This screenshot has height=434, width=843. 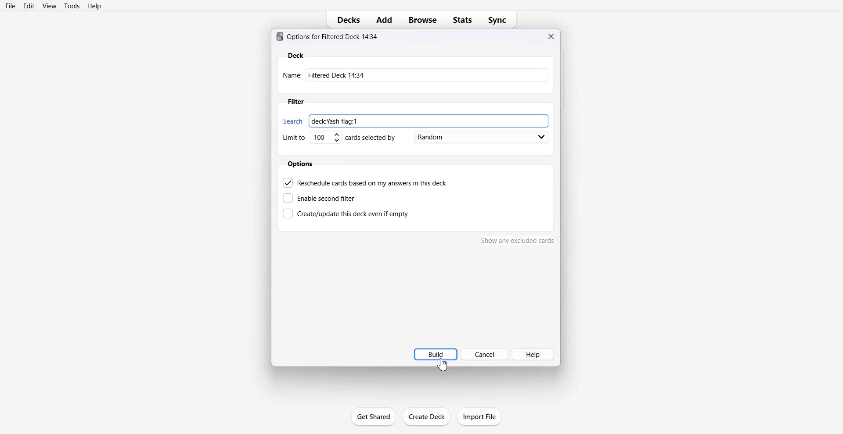 I want to click on Cursor, so click(x=442, y=365).